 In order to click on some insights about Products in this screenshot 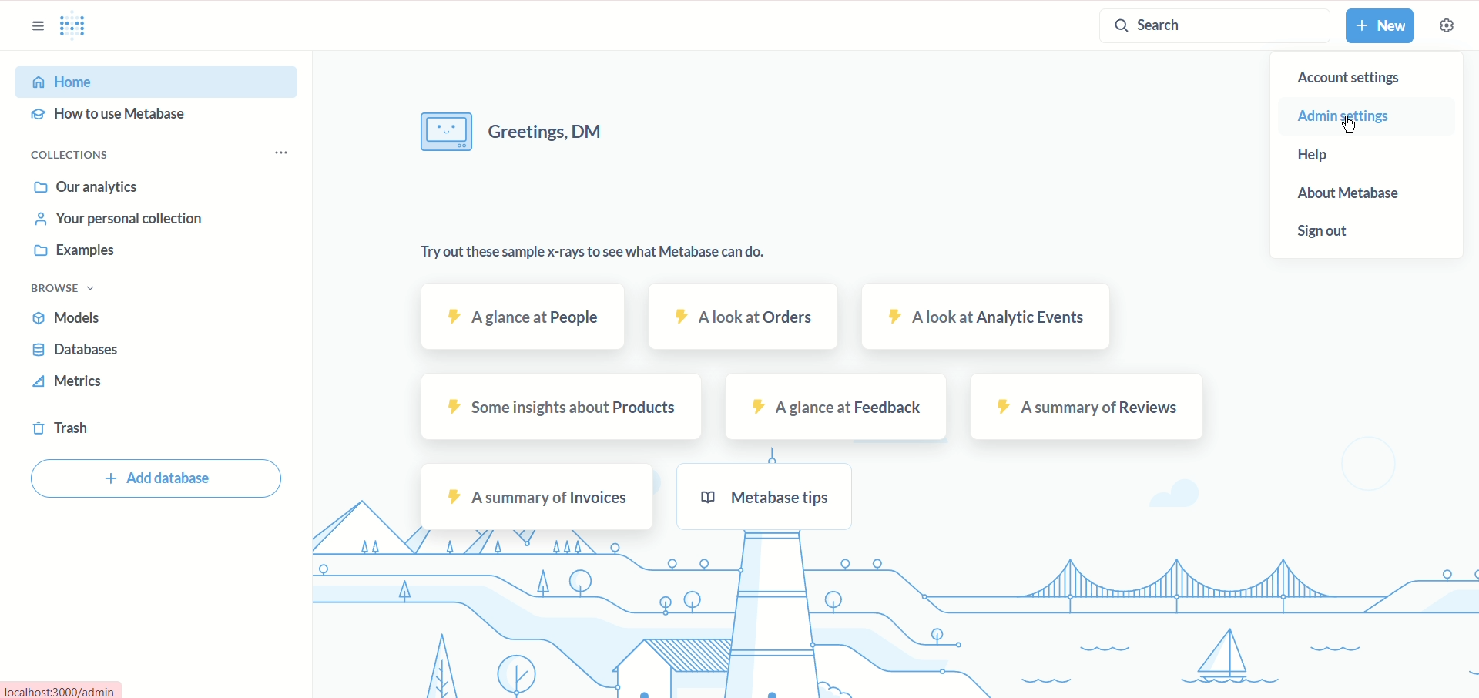, I will do `click(553, 407)`.